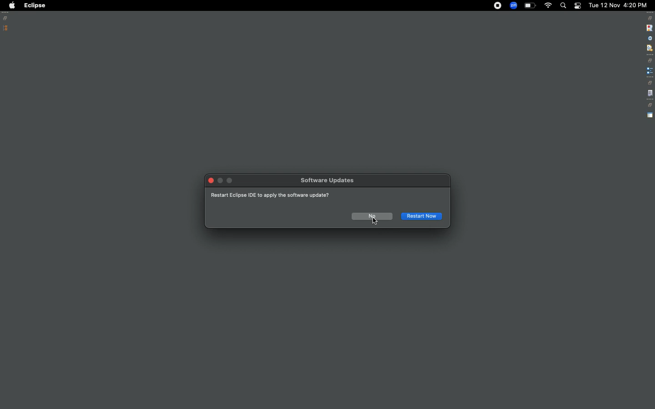  What do you see at coordinates (369, 216) in the screenshot?
I see `No` at bounding box center [369, 216].